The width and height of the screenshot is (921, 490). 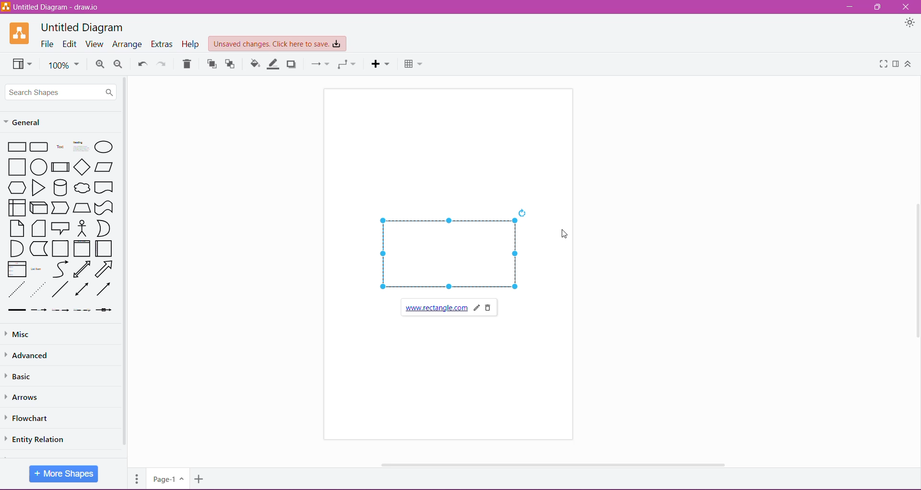 What do you see at coordinates (884, 64) in the screenshot?
I see `Fullscreen` at bounding box center [884, 64].